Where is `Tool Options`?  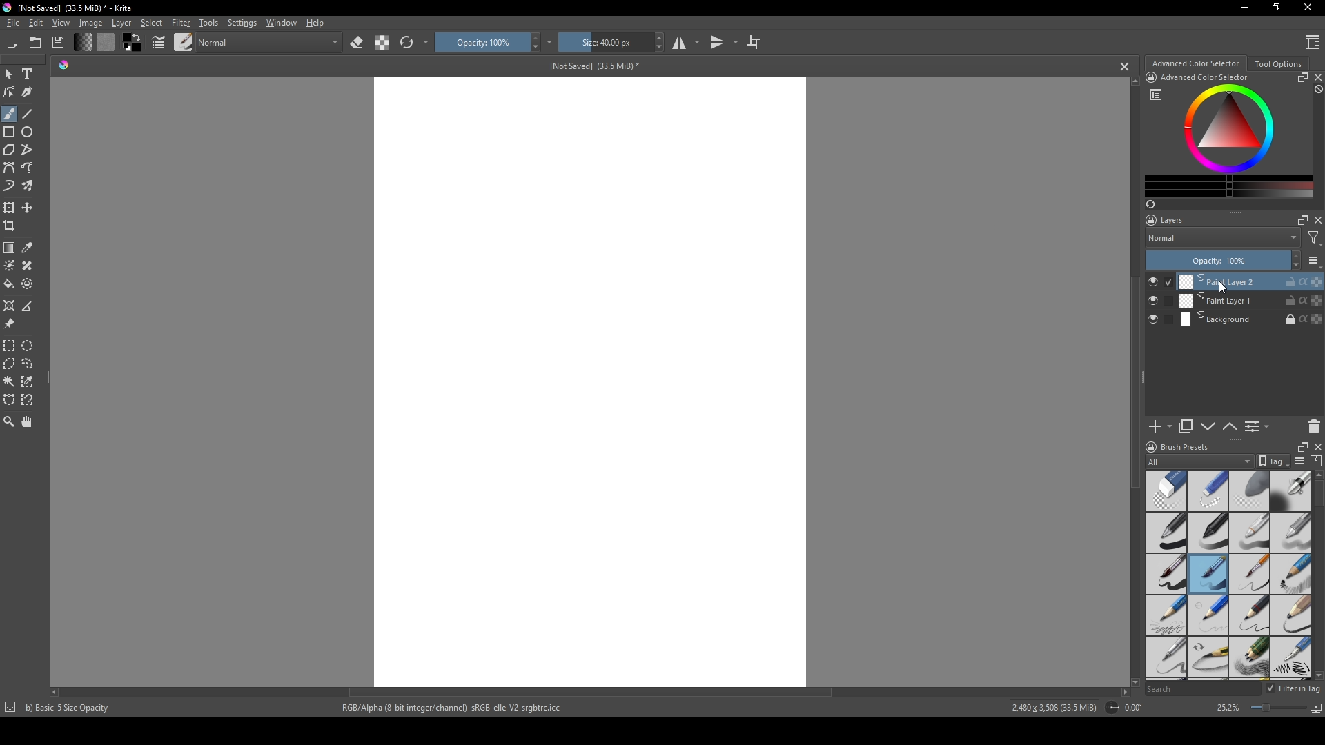
Tool Options is located at coordinates (1278, 64).